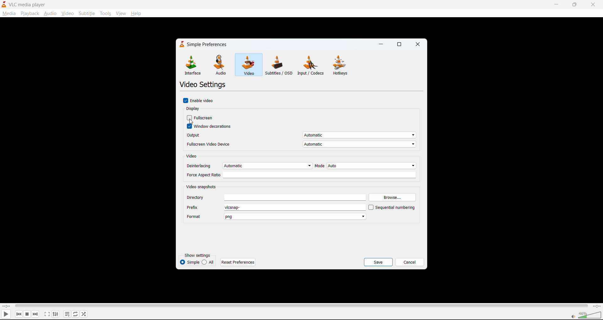 This screenshot has height=320, width=603. What do you see at coordinates (279, 65) in the screenshot?
I see `subtitles/osd` at bounding box center [279, 65].